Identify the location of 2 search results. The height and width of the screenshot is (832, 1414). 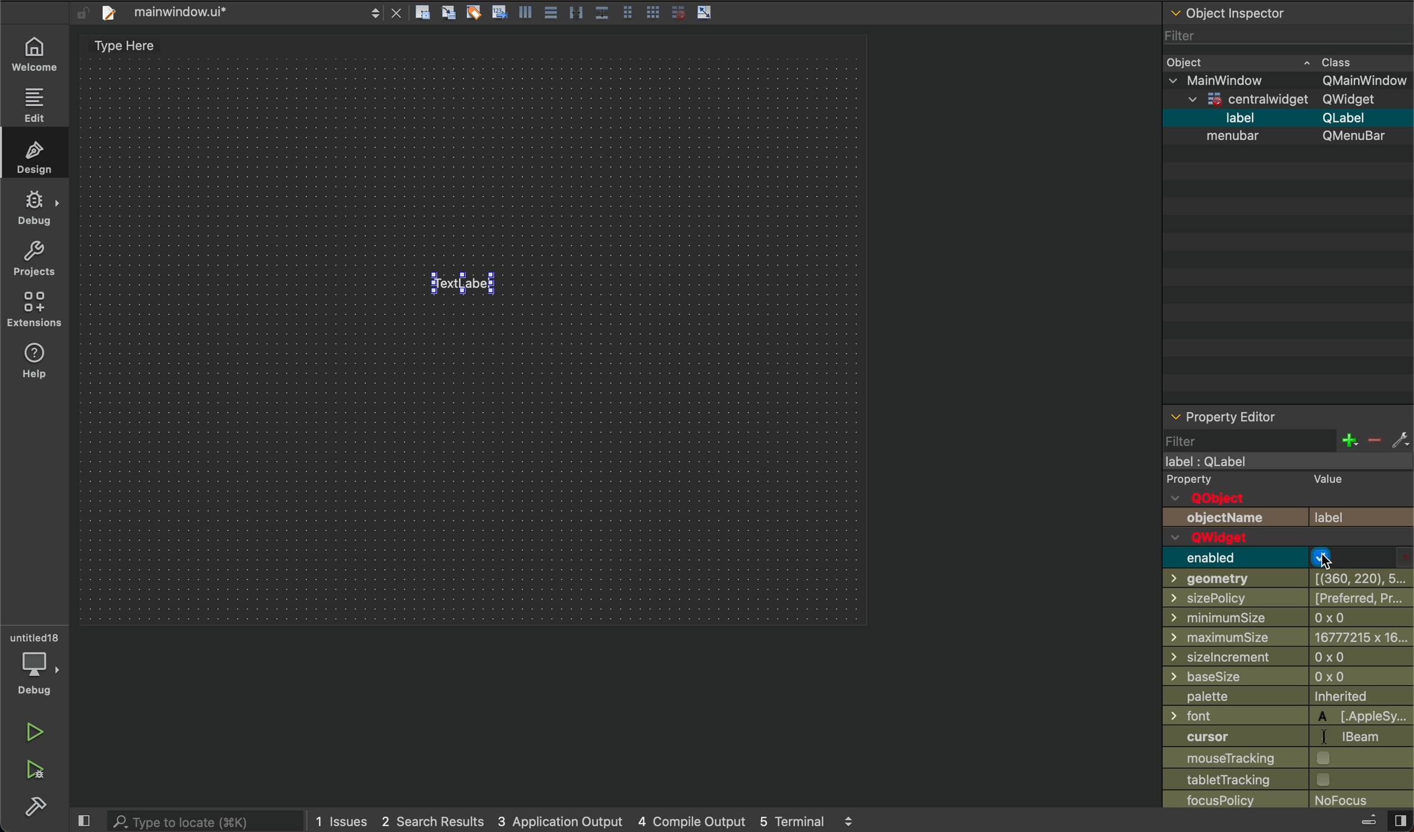
(430, 817).